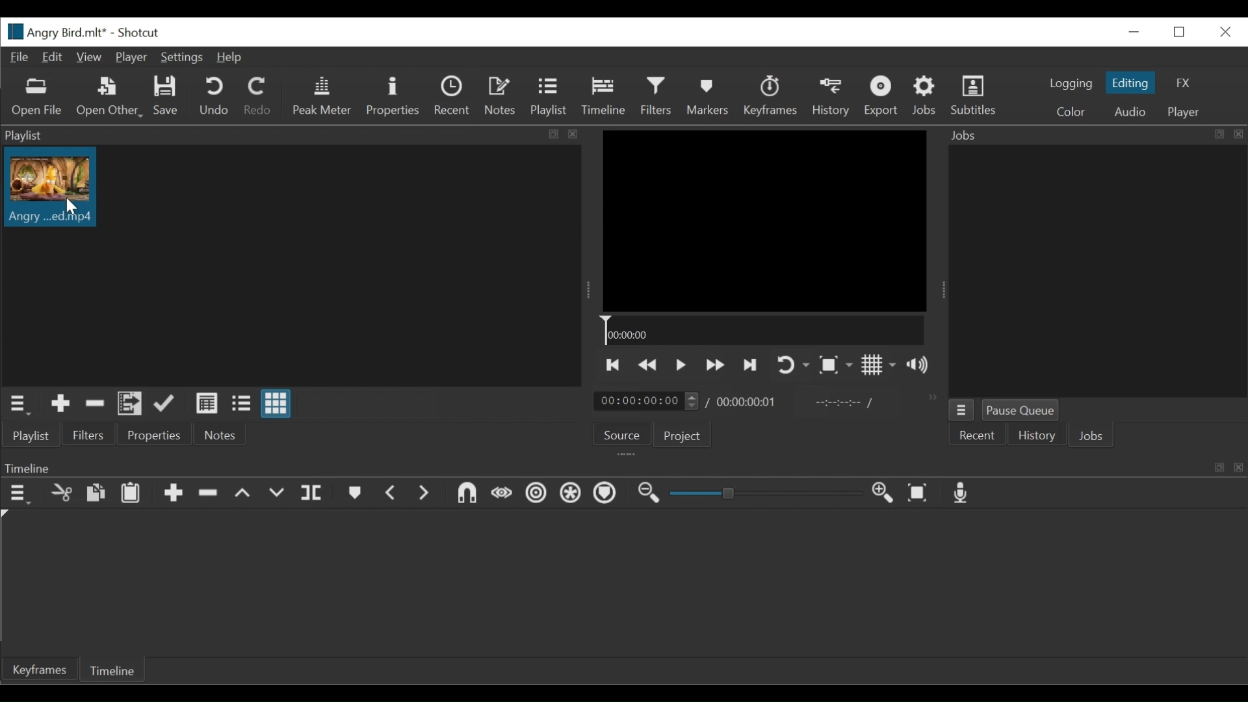 The image size is (1248, 702). What do you see at coordinates (131, 57) in the screenshot?
I see `Player` at bounding box center [131, 57].